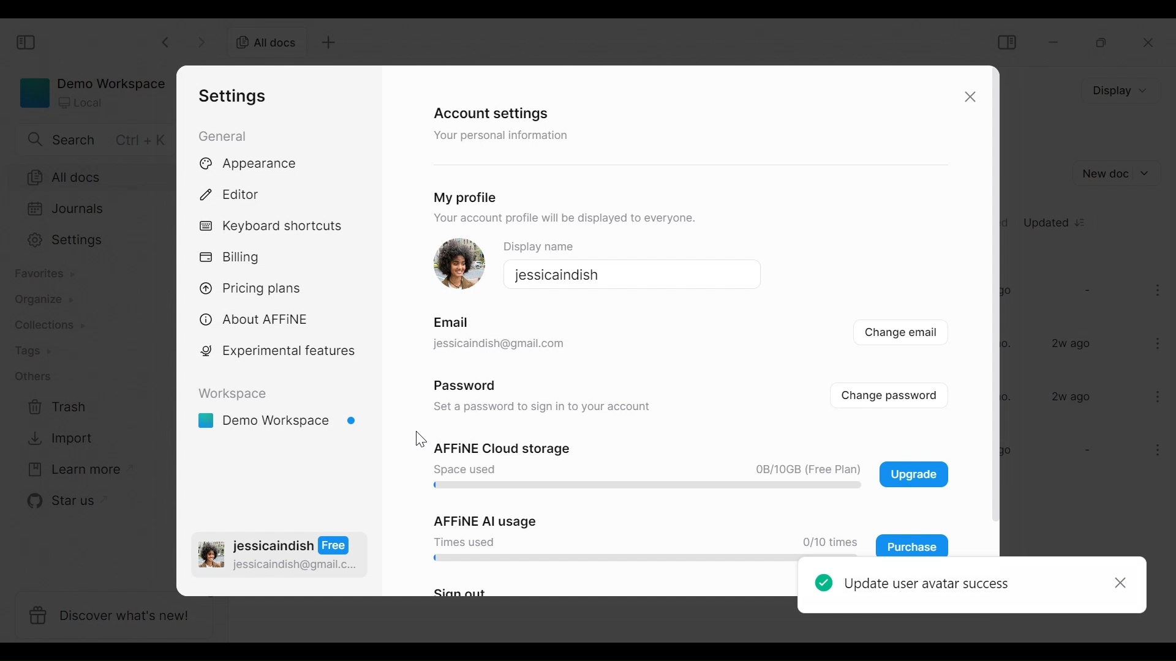  I want to click on Times used, so click(464, 541).